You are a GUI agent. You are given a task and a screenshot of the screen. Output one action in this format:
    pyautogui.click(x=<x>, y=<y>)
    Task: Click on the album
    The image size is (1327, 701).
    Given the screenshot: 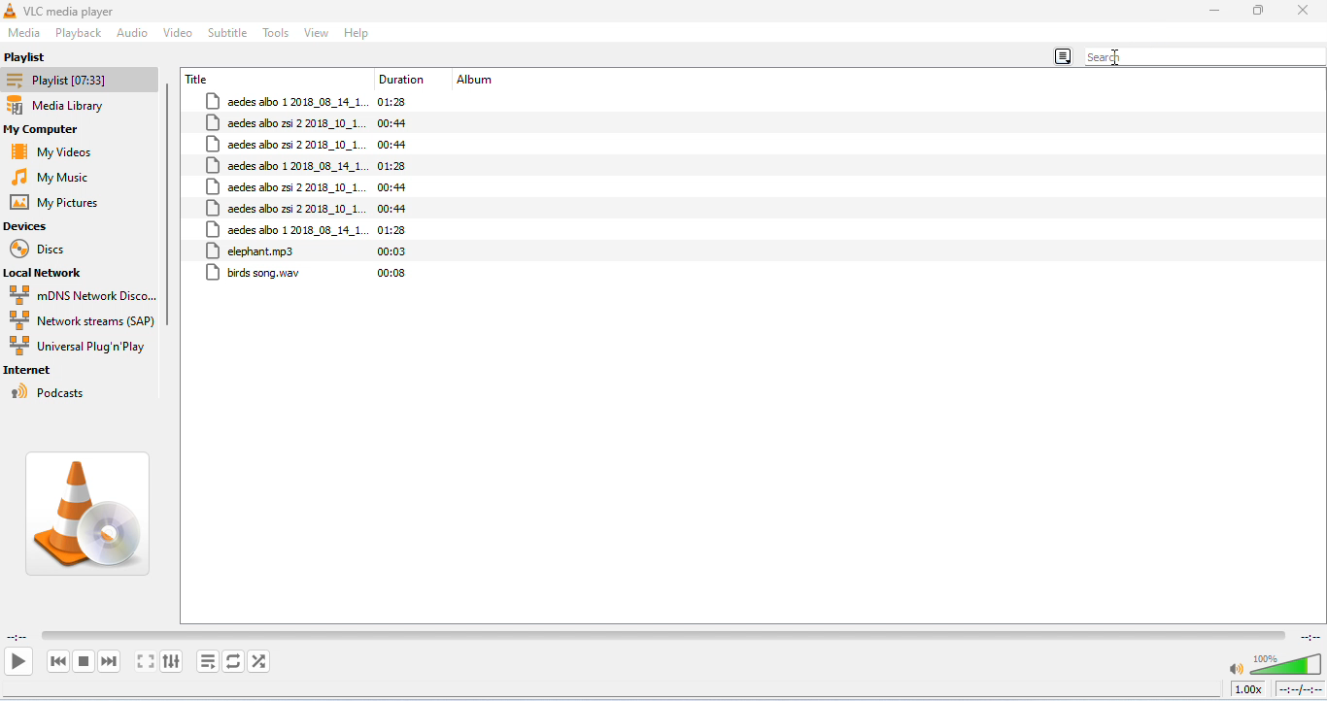 What is the action you would take?
    pyautogui.click(x=478, y=81)
    